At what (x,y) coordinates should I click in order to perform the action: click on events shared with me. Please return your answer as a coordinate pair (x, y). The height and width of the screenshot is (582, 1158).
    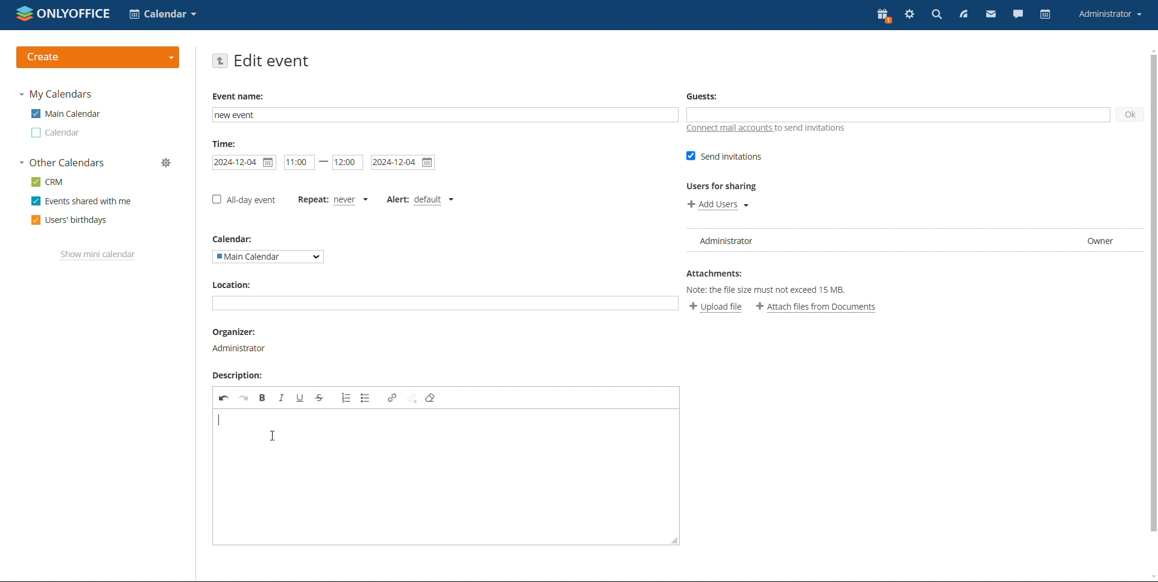
    Looking at the image, I should click on (81, 201).